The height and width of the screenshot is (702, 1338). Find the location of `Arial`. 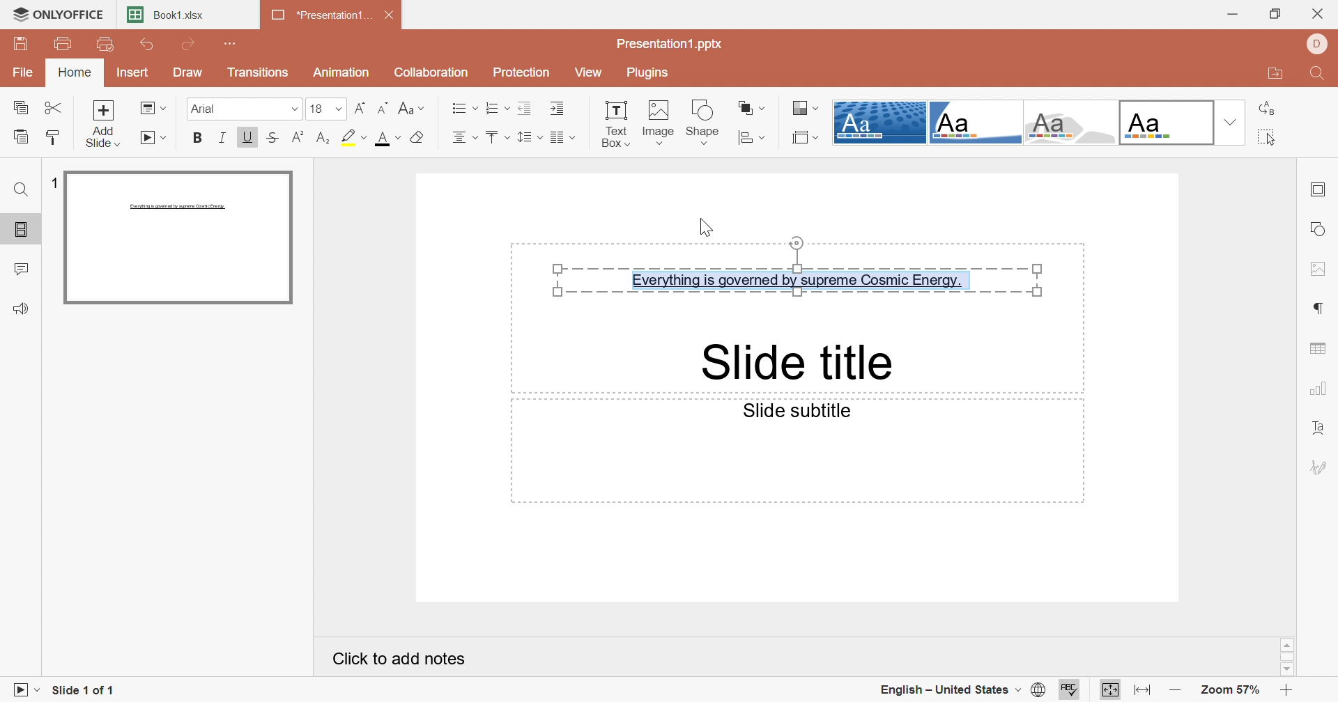

Arial is located at coordinates (245, 109).